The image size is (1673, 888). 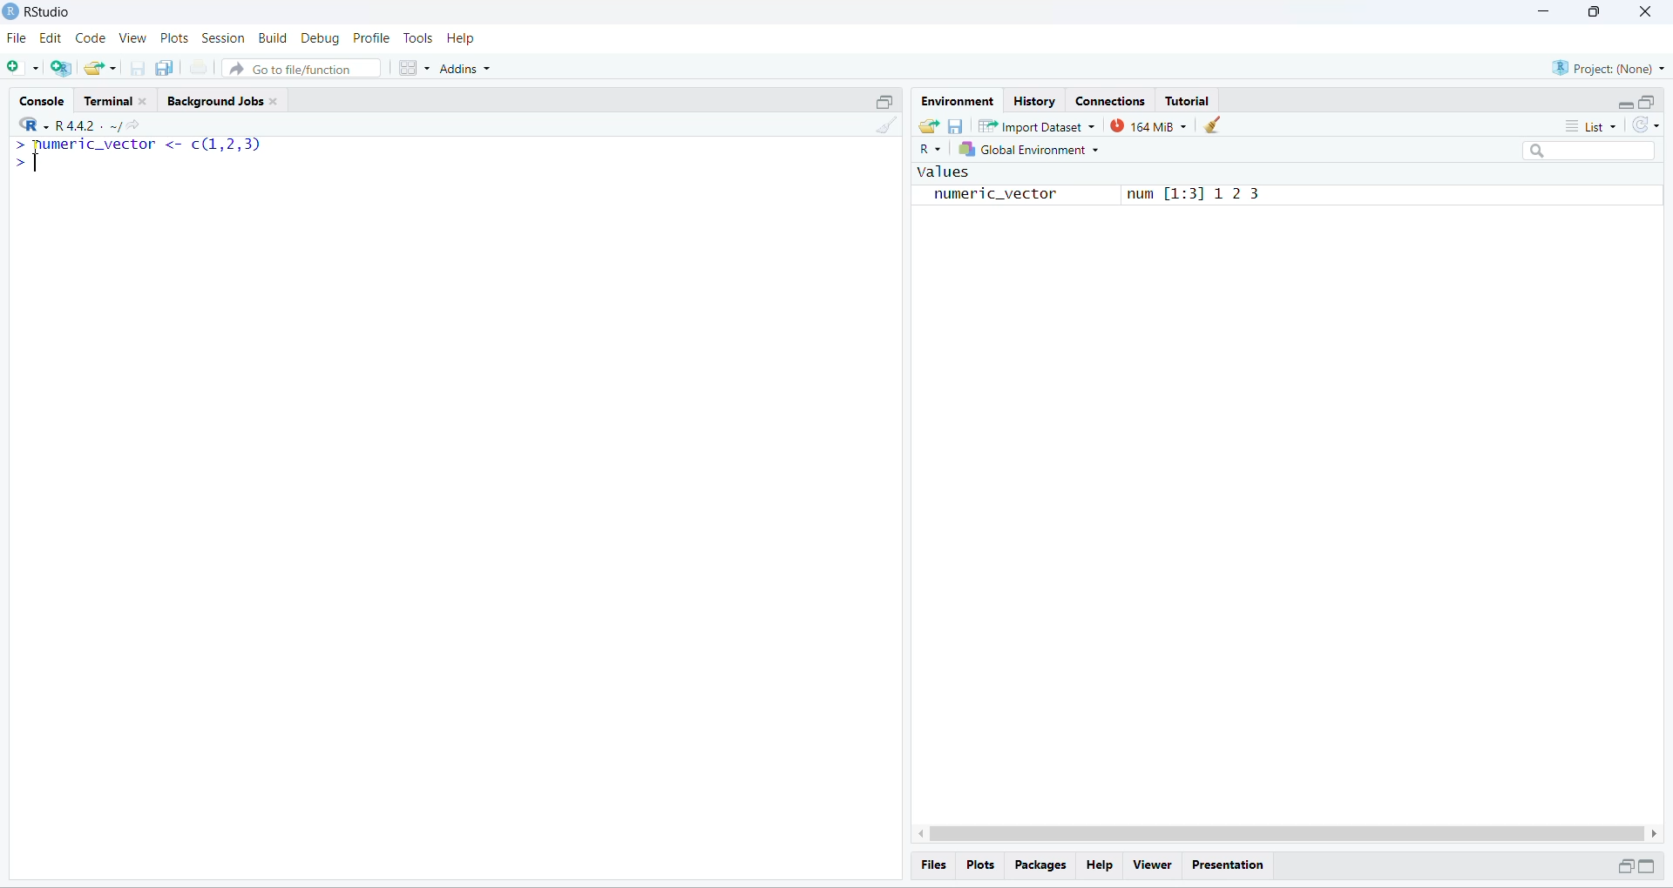 What do you see at coordinates (1028, 150) in the screenshot?
I see `global Environment` at bounding box center [1028, 150].